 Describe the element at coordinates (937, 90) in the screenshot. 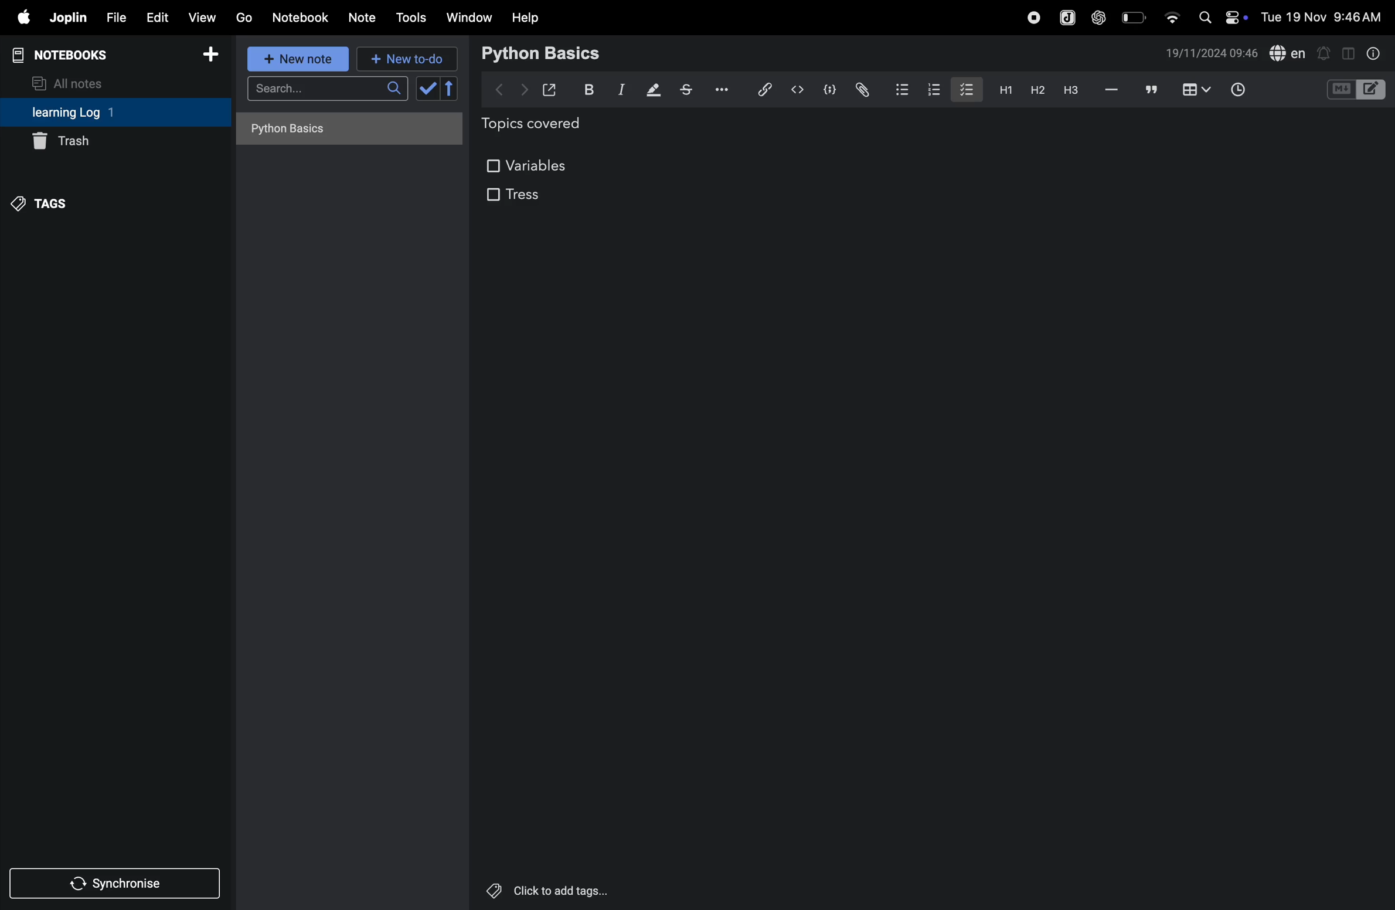

I see `numbered list` at that location.